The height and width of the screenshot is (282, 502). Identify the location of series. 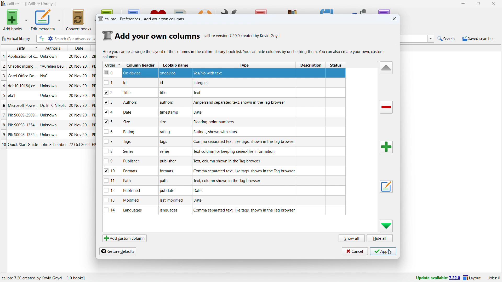
(132, 151).